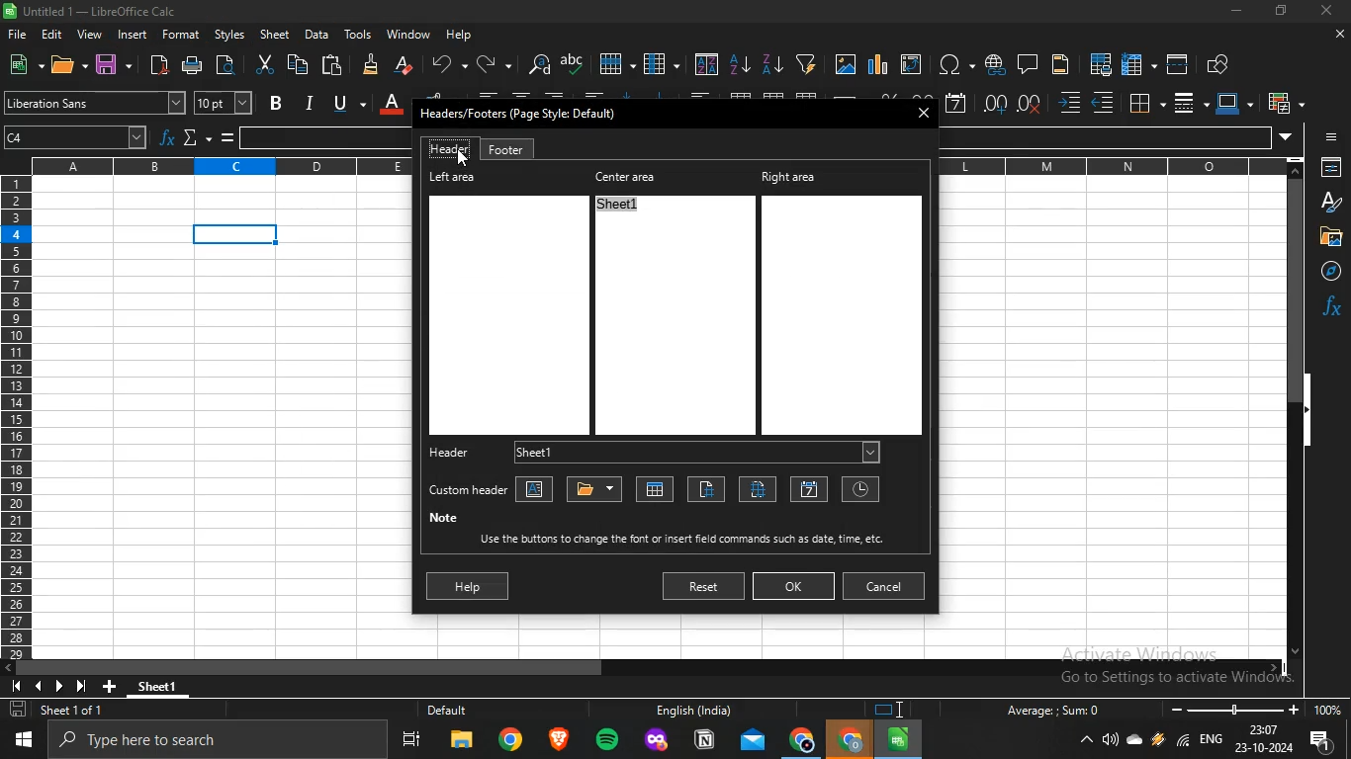  I want to click on select function, so click(192, 138).